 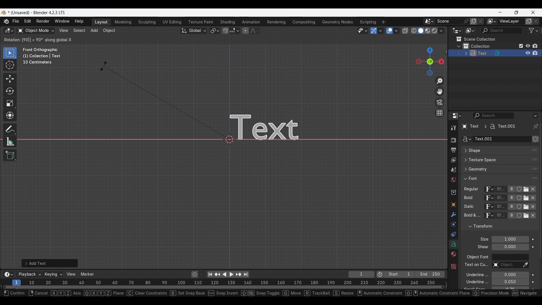 What do you see at coordinates (453, 170) in the screenshot?
I see `Scene property, current selection` at bounding box center [453, 170].